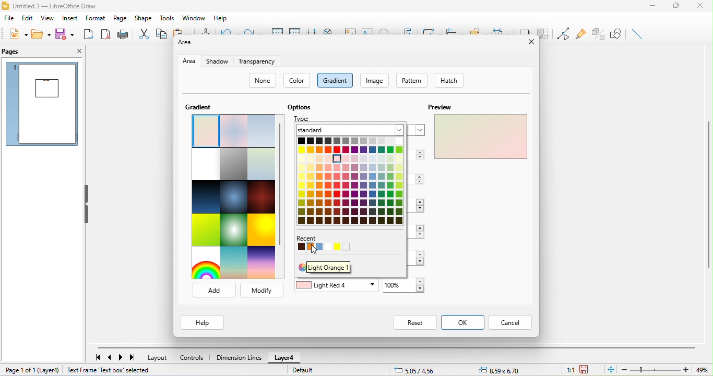 This screenshot has height=376, width=713. I want to click on show draw function, so click(619, 34).